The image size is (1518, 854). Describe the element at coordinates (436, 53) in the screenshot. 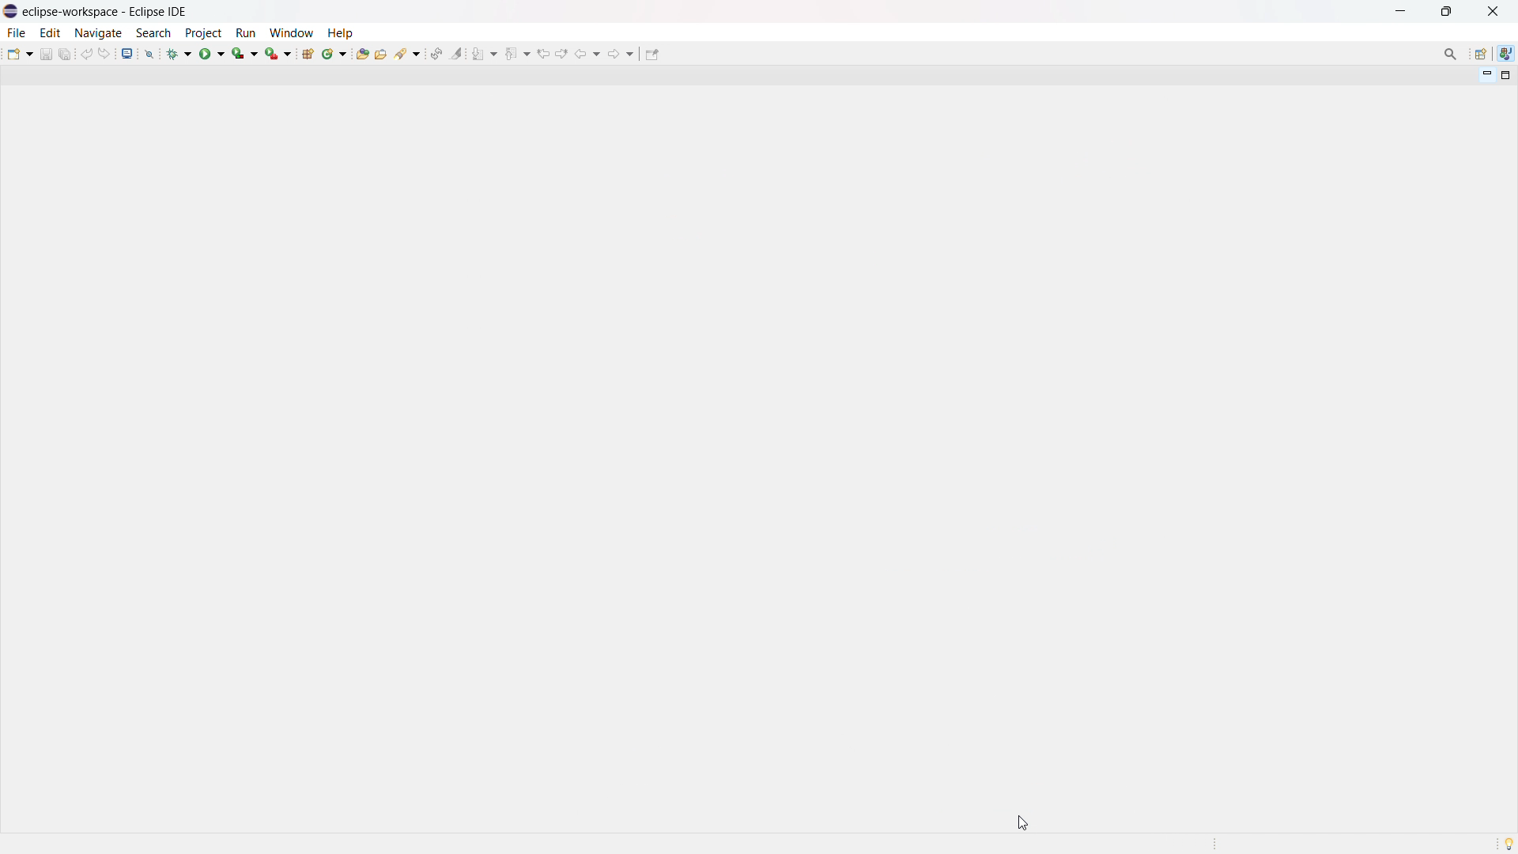

I see `toggle ant editor auto reconcile` at that location.